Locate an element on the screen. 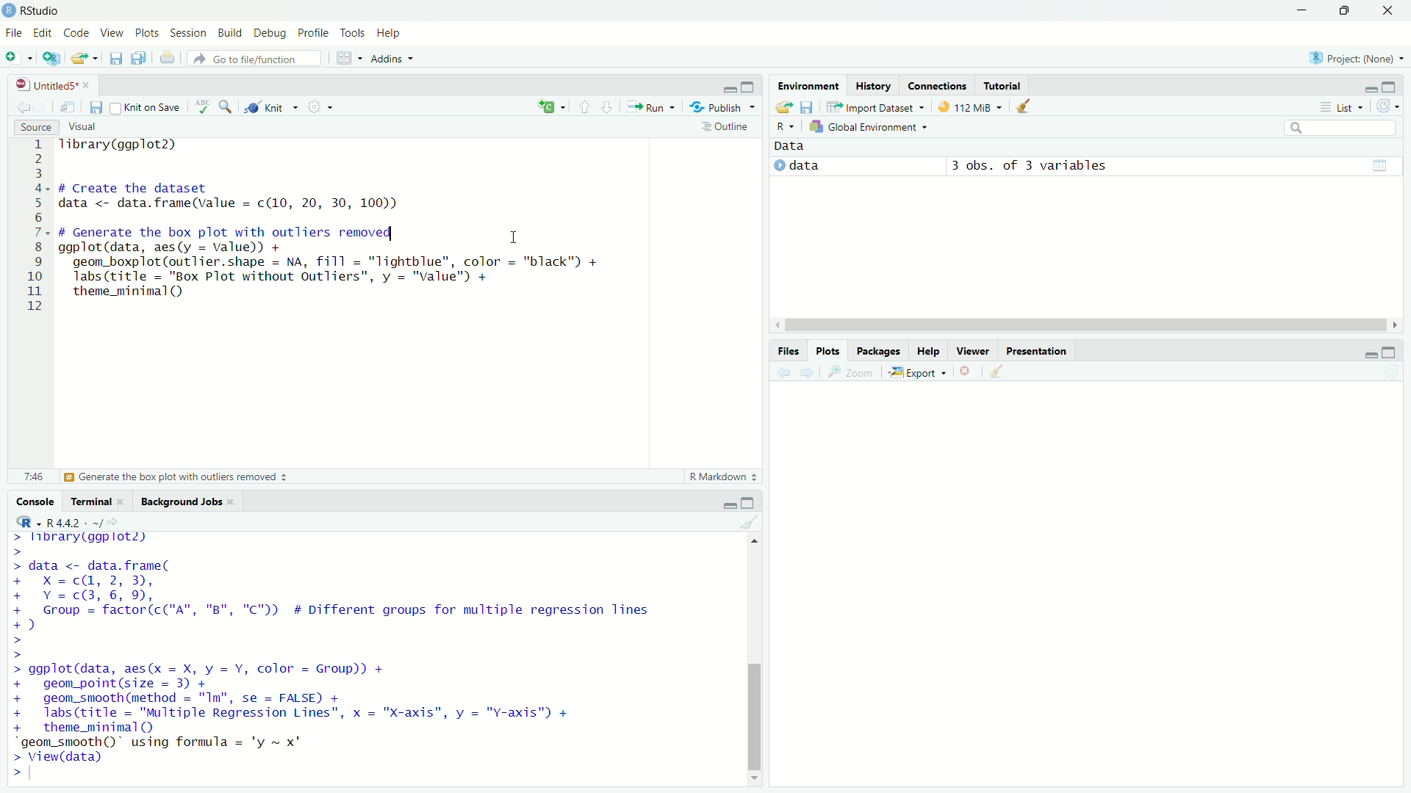  7:46 is located at coordinates (30, 475).